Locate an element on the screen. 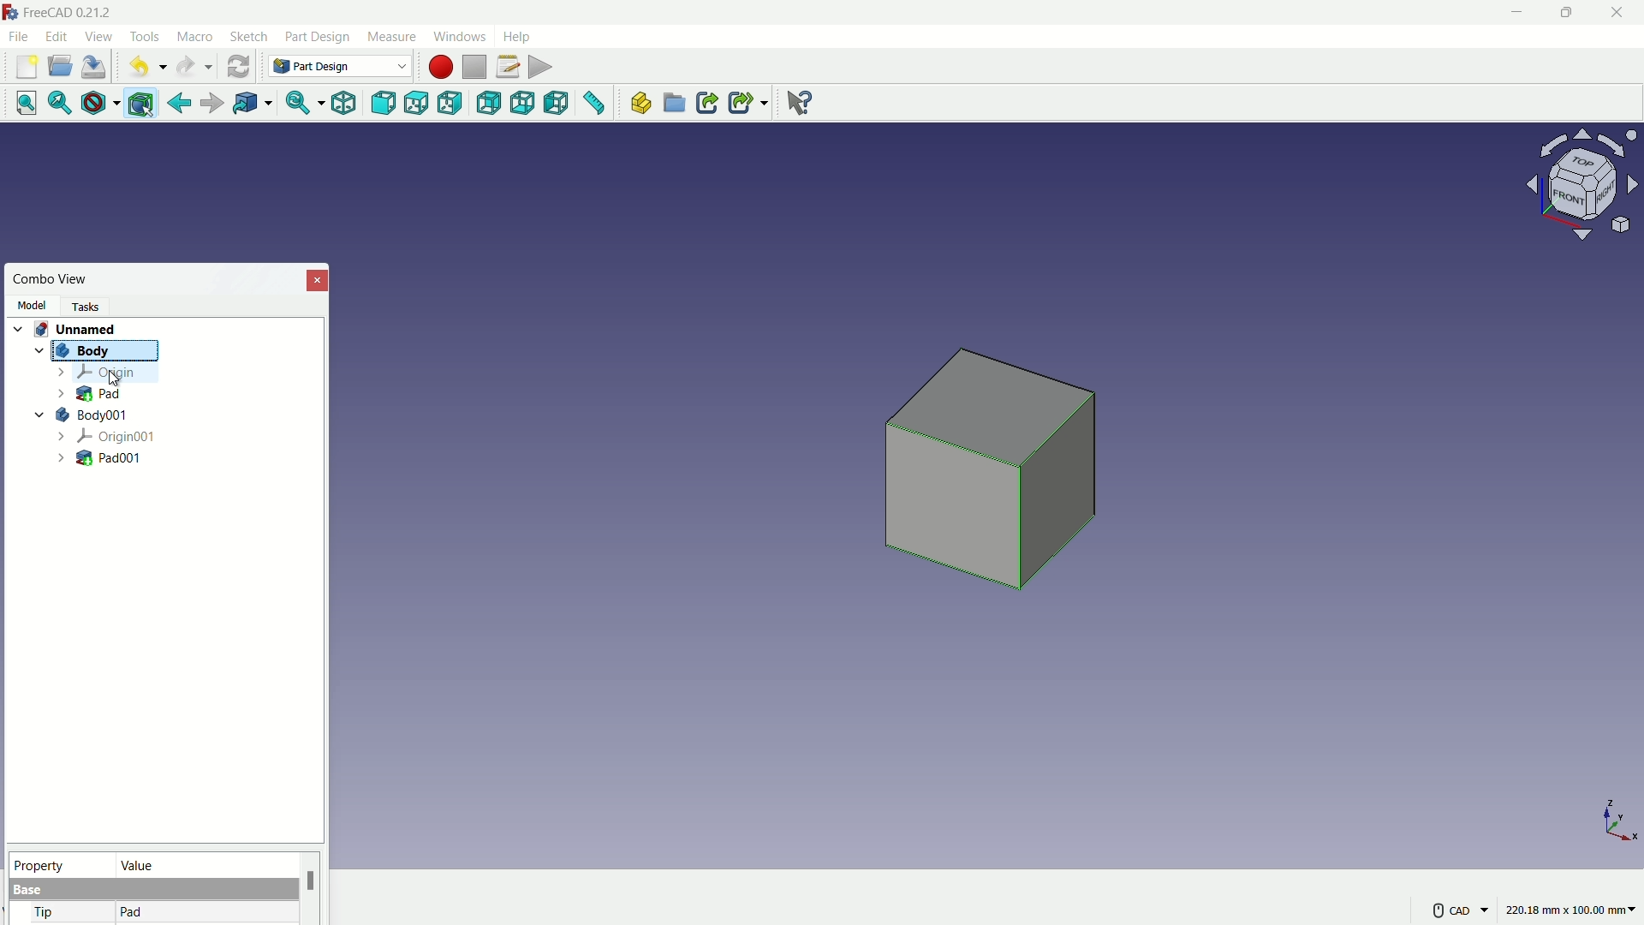 The image size is (1644, 925). property is located at coordinates (59, 863).